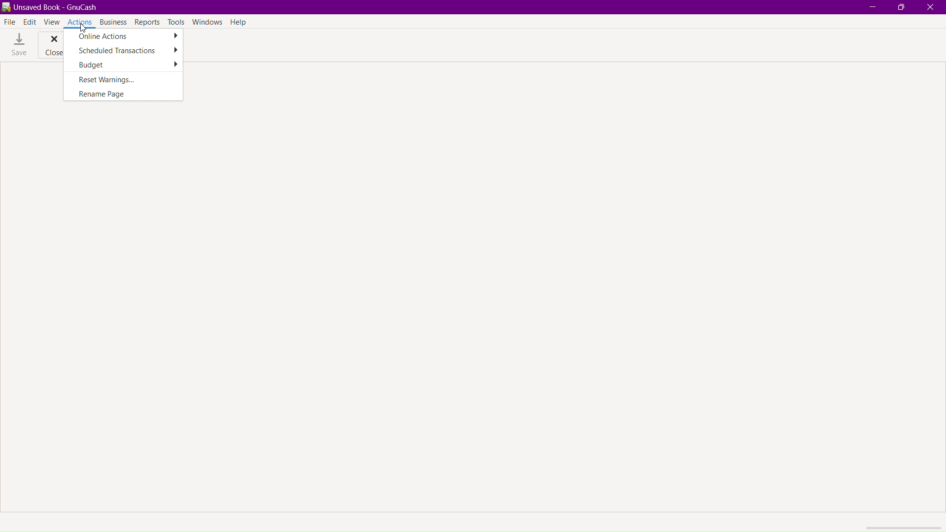 This screenshot has height=532, width=946. Describe the element at coordinates (51, 46) in the screenshot. I see `Close` at that location.